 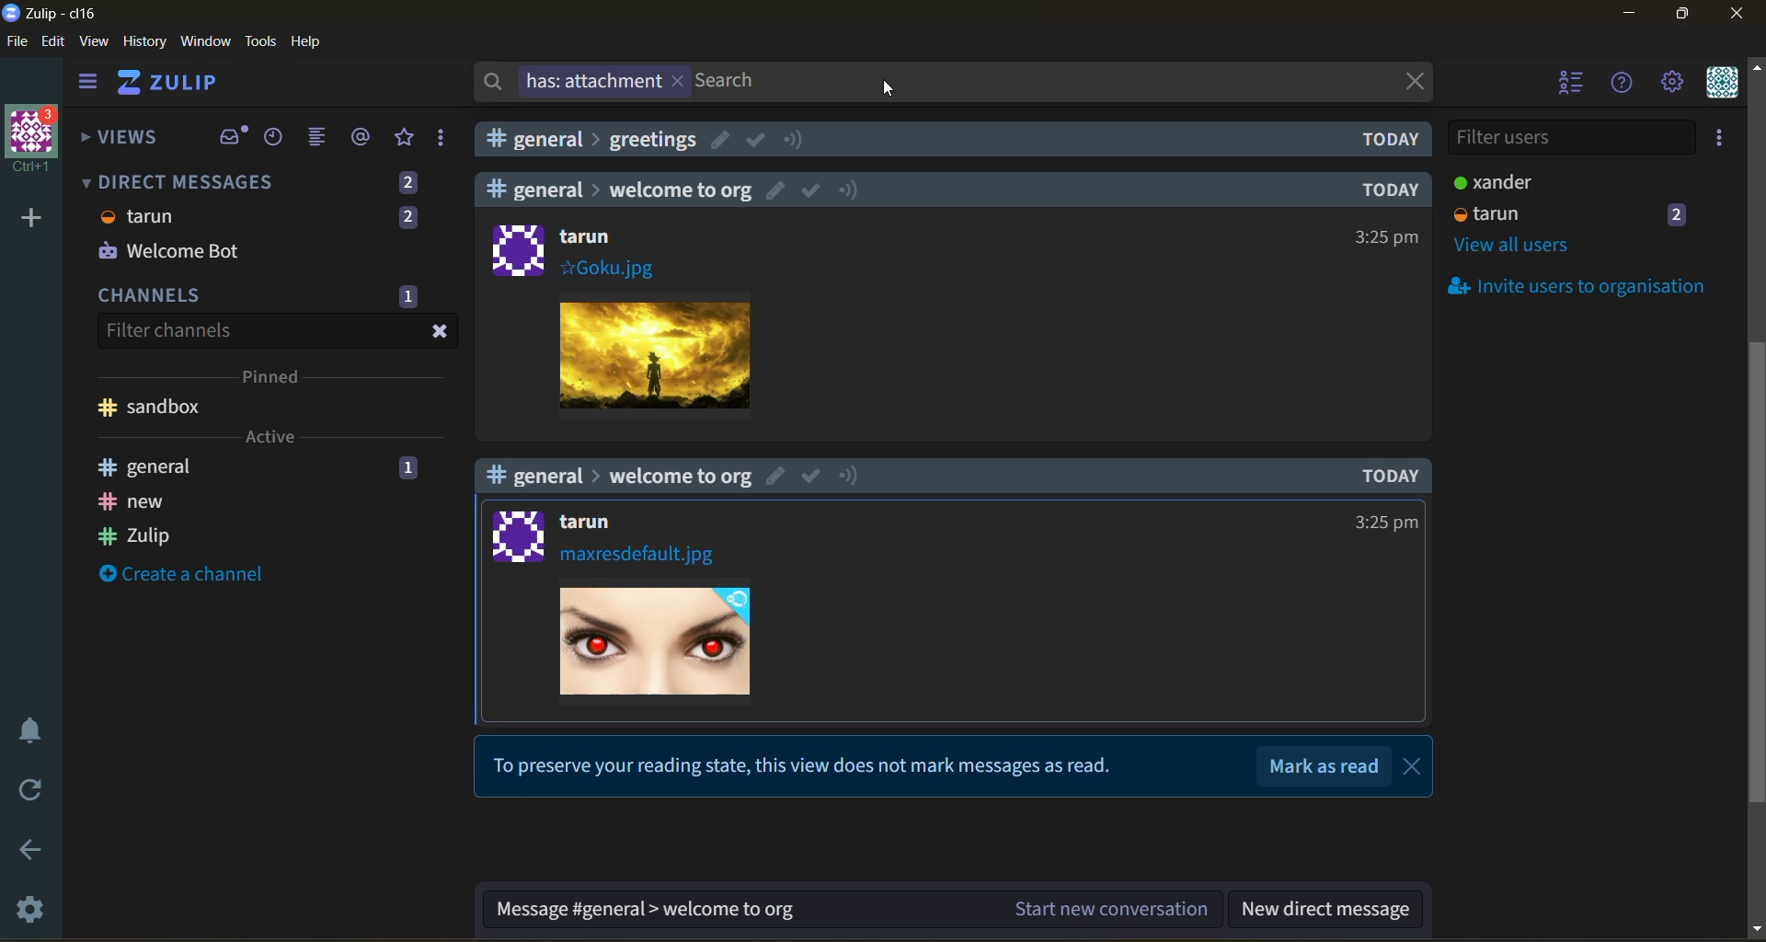 I want to click on combined feed, so click(x=320, y=138).